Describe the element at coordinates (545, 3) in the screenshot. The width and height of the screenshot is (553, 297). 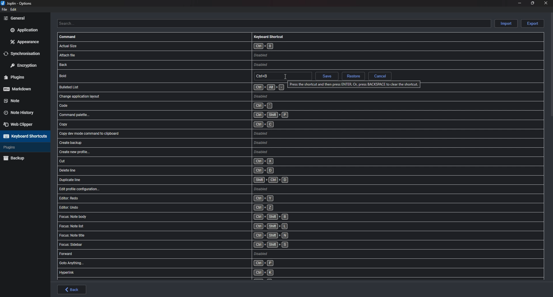
I see `close` at that location.